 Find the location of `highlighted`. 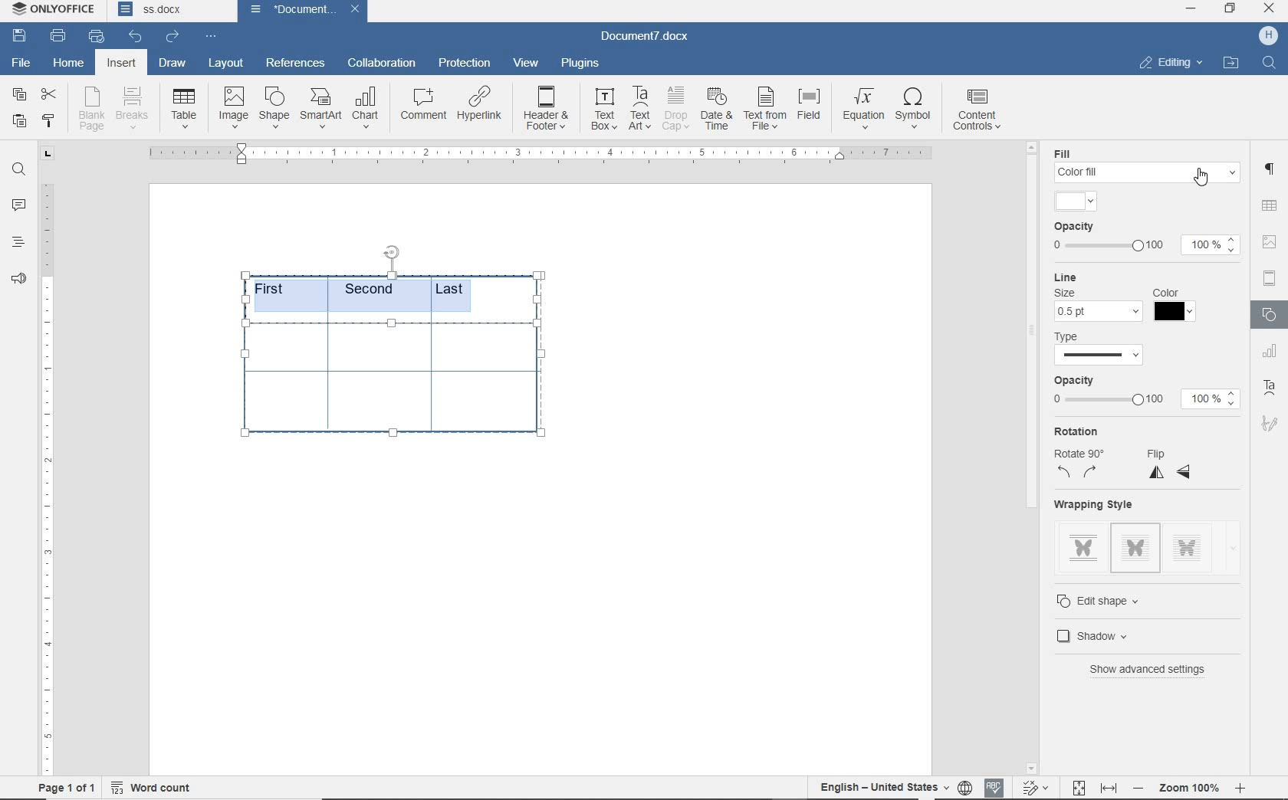

highlighted is located at coordinates (367, 293).